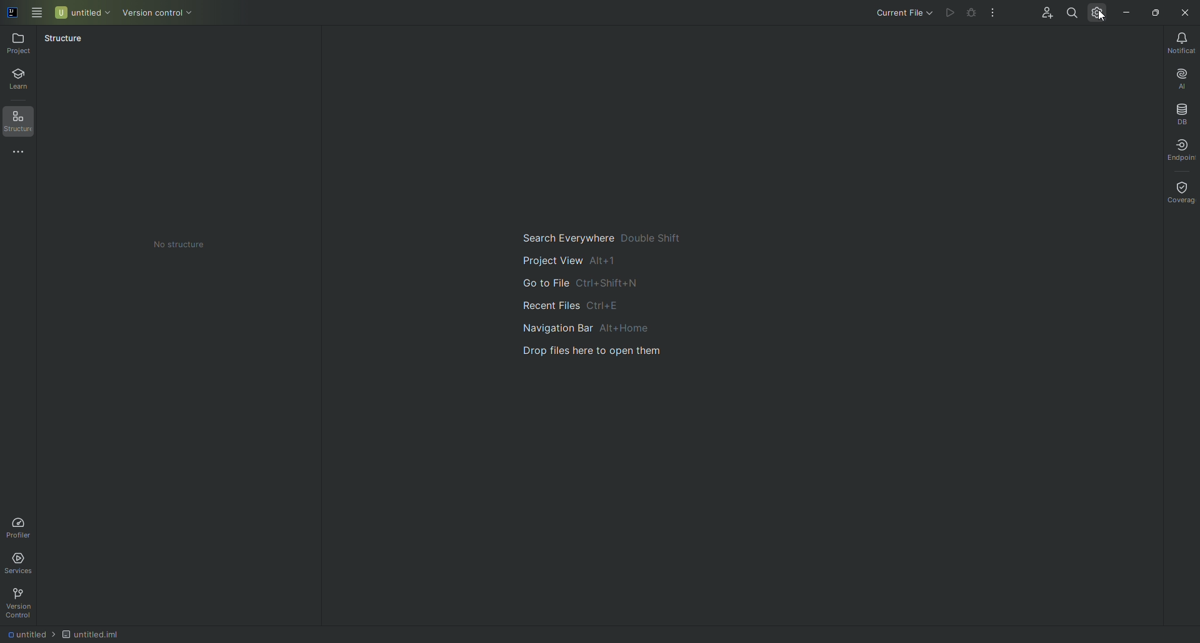 The height and width of the screenshot is (643, 1200). Describe the element at coordinates (1099, 16) in the screenshot. I see `Updates and Settings` at that location.